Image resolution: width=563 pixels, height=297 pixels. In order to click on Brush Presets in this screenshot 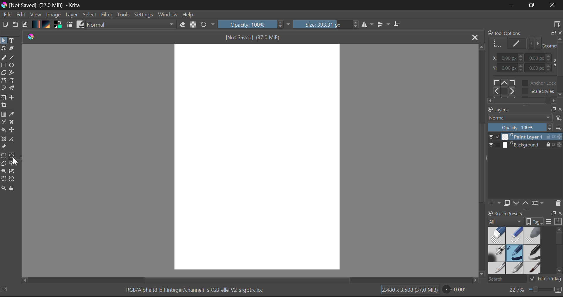, I will do `click(81, 24)`.